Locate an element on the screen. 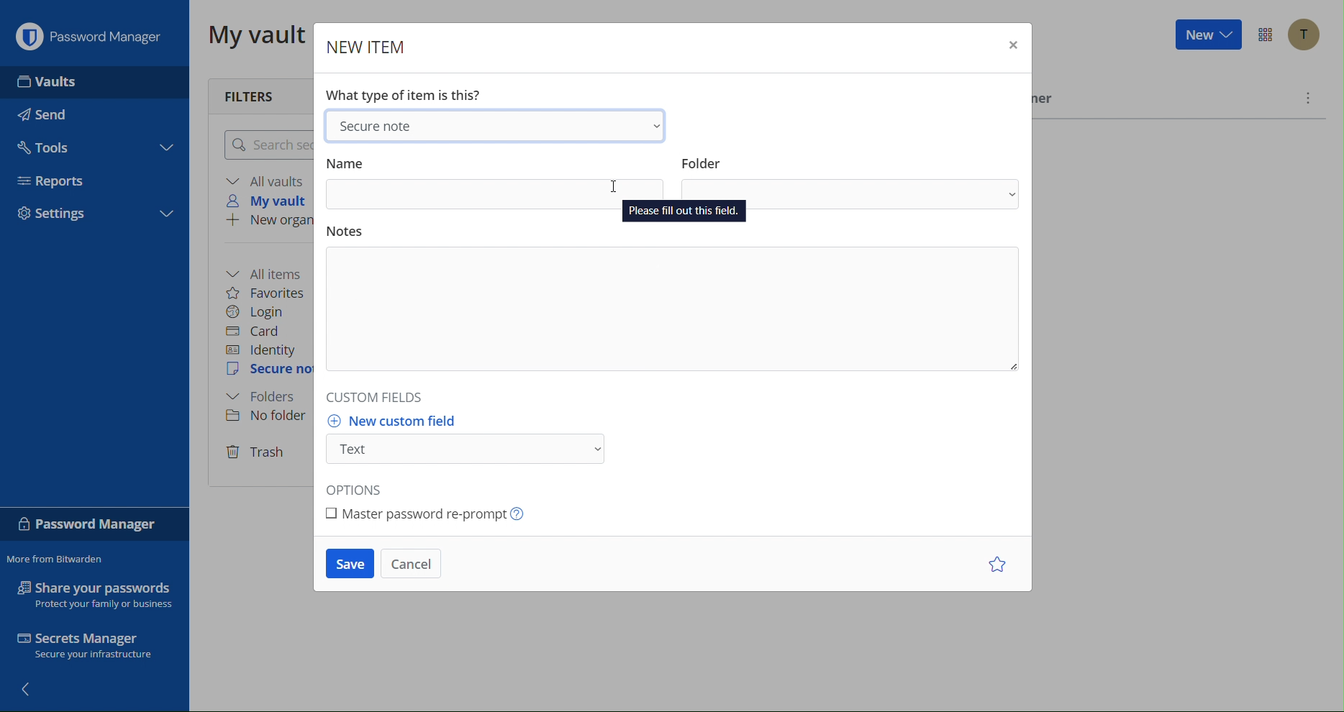 Image resolution: width=1344 pixels, height=712 pixels. New custom field is located at coordinates (466, 440).